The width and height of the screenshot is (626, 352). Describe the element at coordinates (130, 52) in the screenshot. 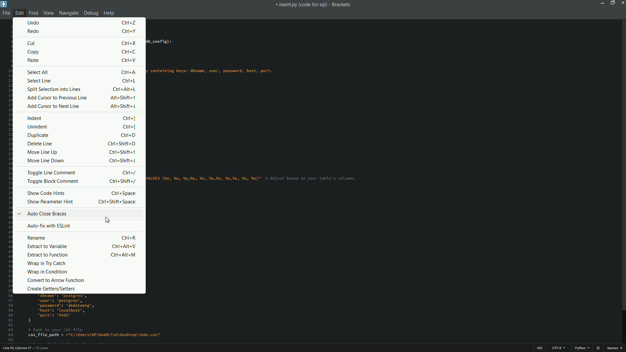

I see `keyboard shortcut` at that location.